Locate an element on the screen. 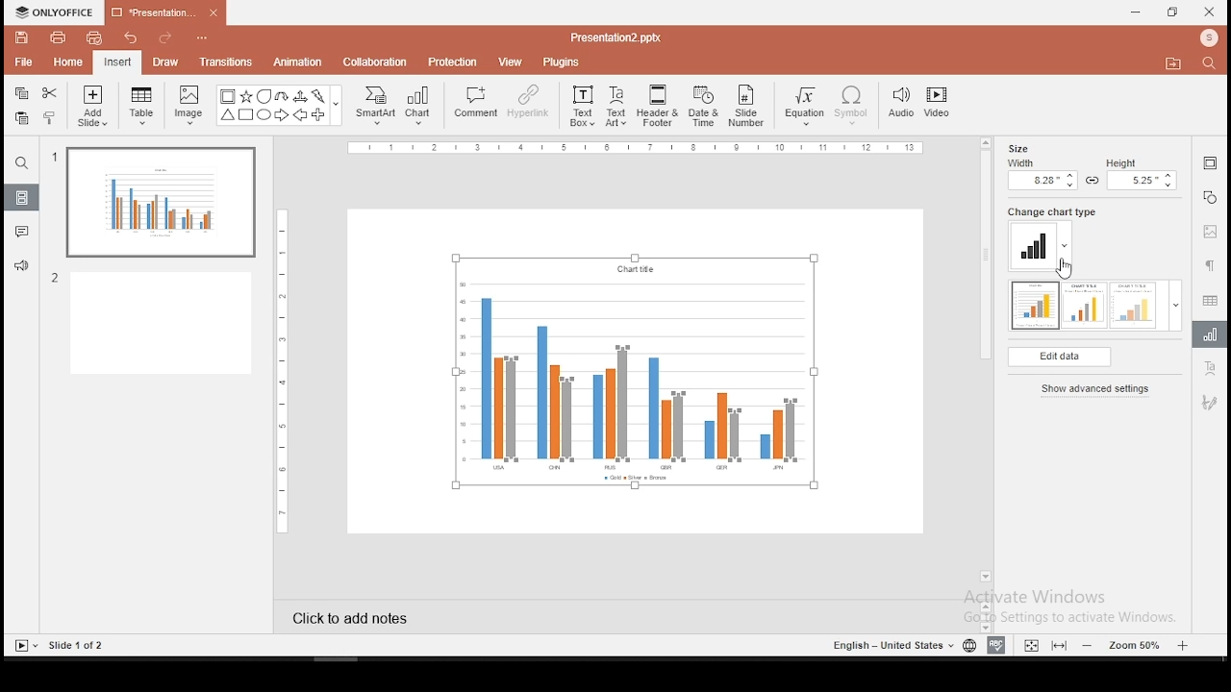 This screenshot has width=1231, height=692. table is located at coordinates (144, 108).